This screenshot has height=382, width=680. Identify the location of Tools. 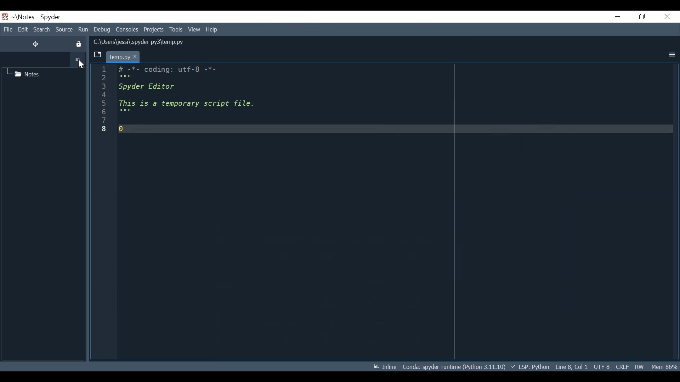
(176, 30).